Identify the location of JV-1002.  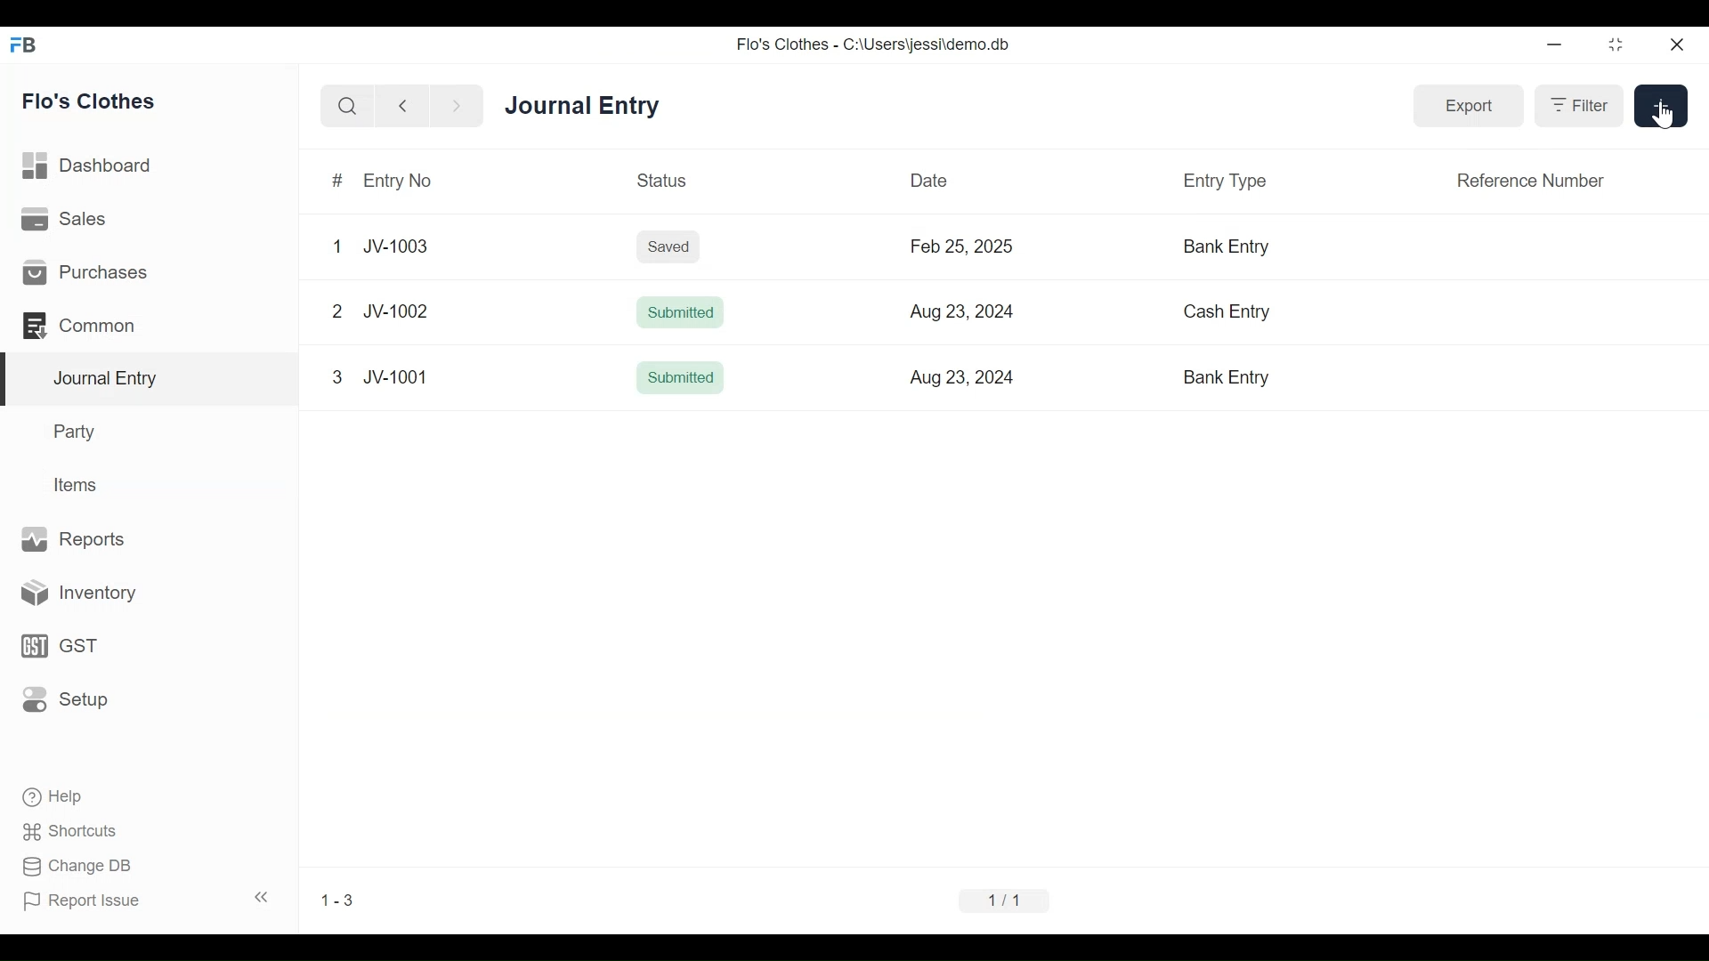
(397, 311).